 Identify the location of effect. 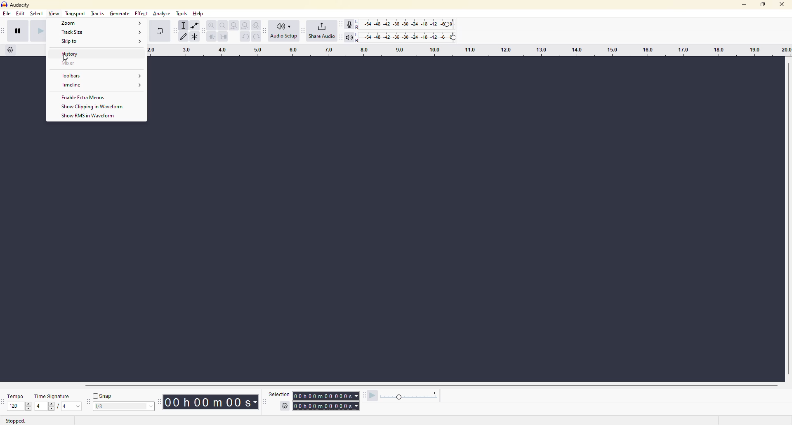
(140, 14).